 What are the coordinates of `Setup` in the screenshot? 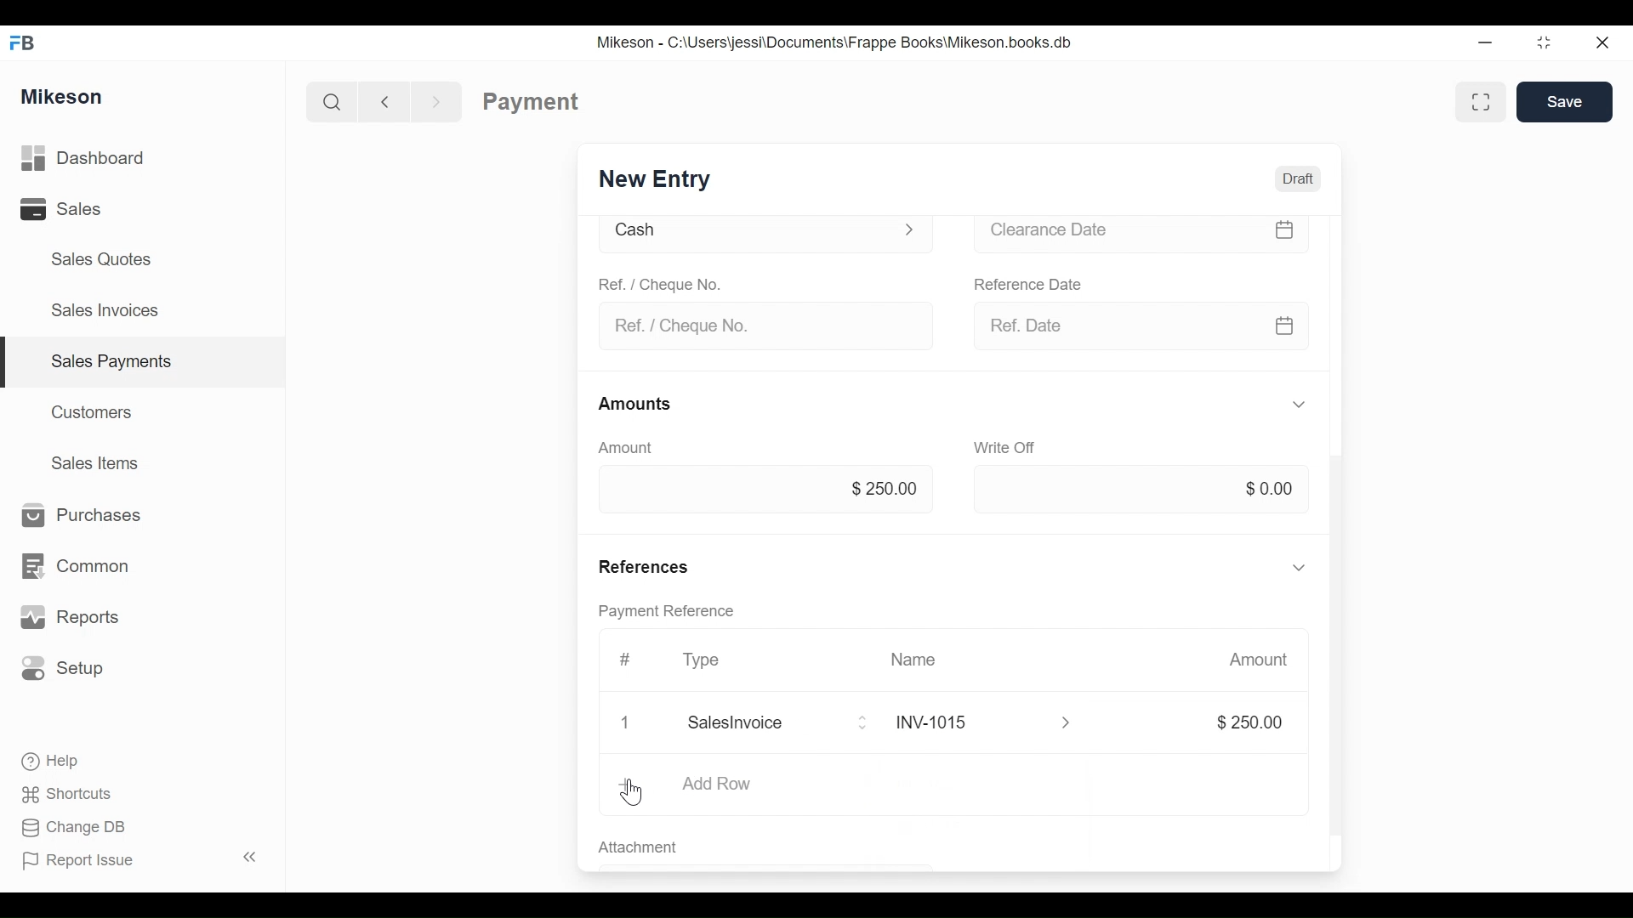 It's located at (68, 669).